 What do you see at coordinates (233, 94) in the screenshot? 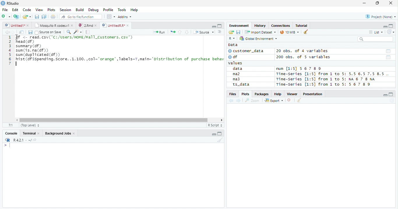
I see `Files` at bounding box center [233, 94].